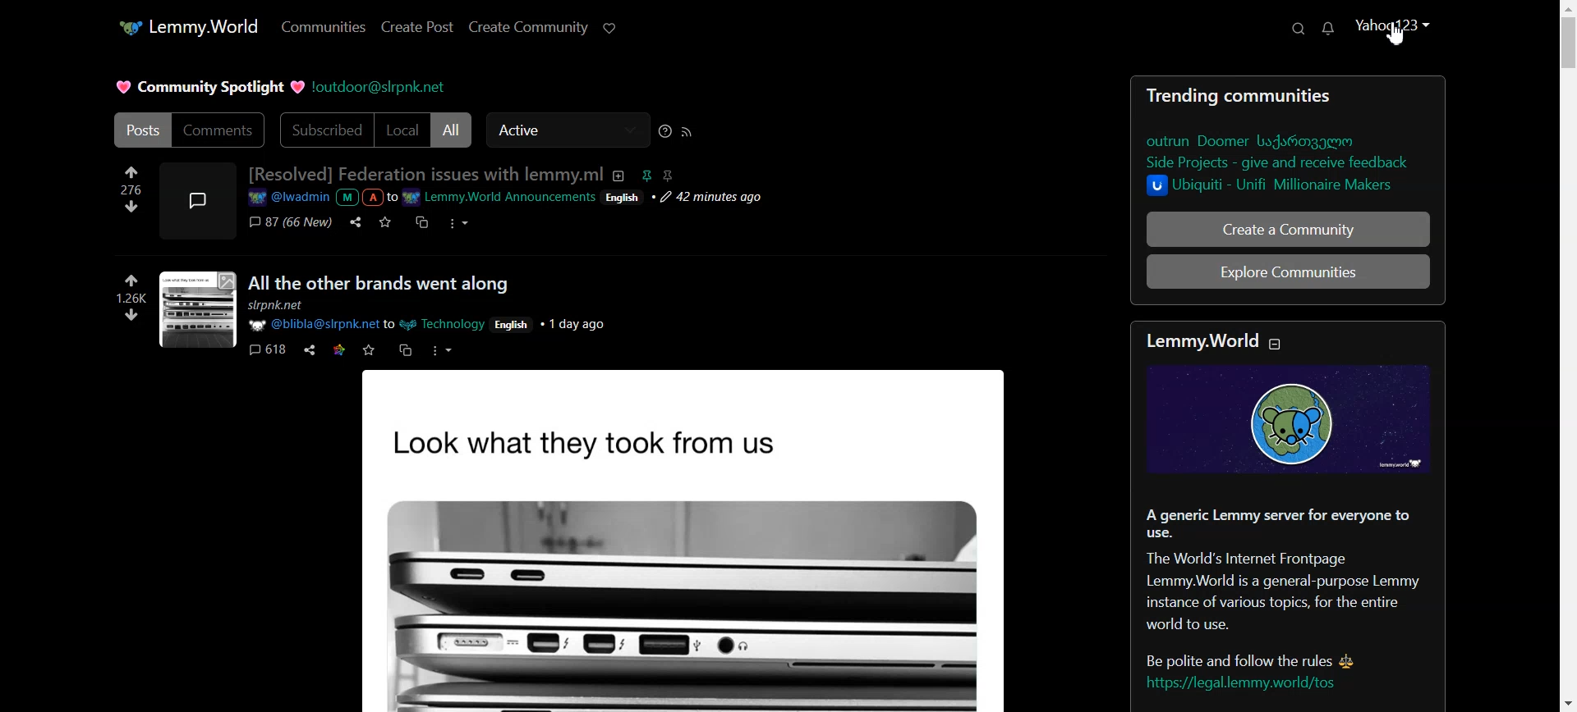 Image resolution: width=1577 pixels, height=712 pixels. What do you see at coordinates (122, 189) in the screenshot?
I see `276` at bounding box center [122, 189].